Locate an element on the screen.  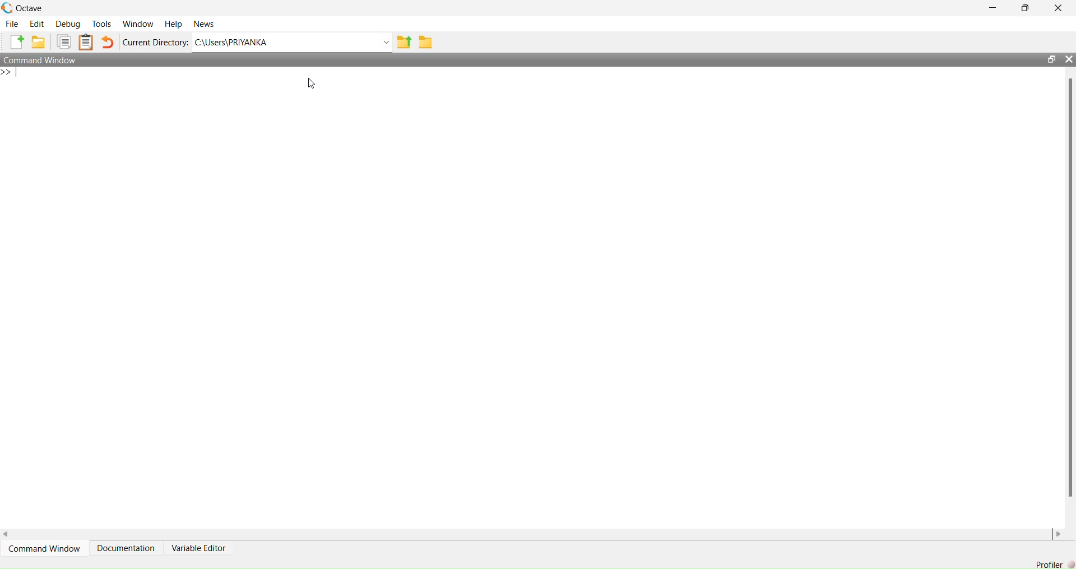
Profiler is located at coordinates (1055, 564).